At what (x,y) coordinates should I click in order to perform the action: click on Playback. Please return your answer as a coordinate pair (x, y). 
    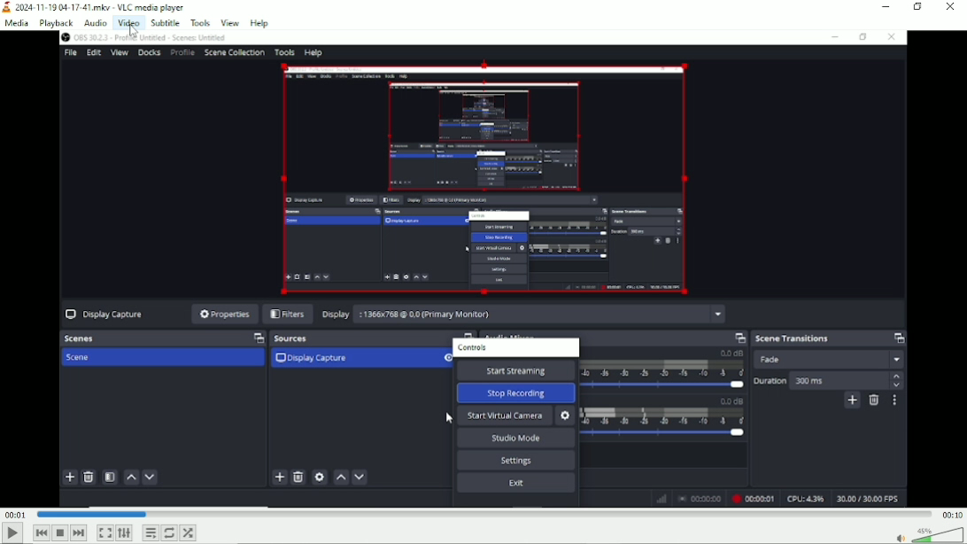
    Looking at the image, I should click on (56, 24).